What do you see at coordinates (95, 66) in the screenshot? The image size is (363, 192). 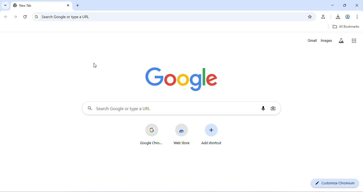 I see `cursor` at bounding box center [95, 66].